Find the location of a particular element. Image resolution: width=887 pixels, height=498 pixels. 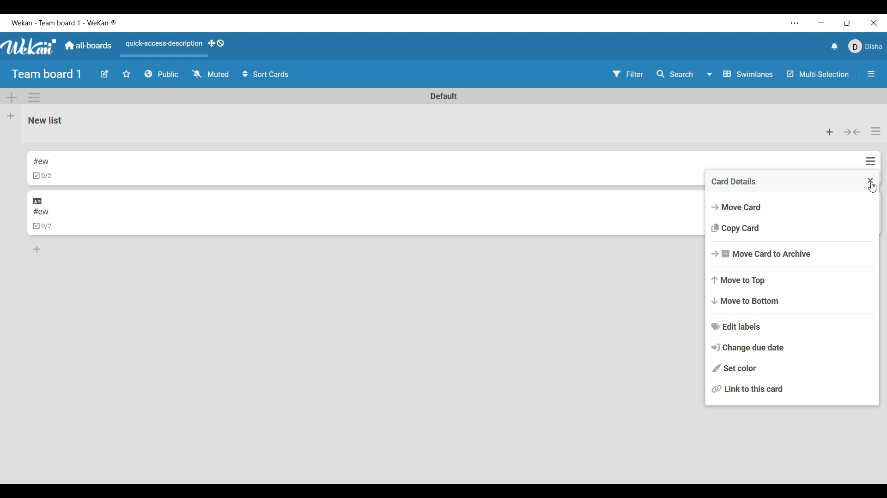

Move to top is located at coordinates (792, 281).